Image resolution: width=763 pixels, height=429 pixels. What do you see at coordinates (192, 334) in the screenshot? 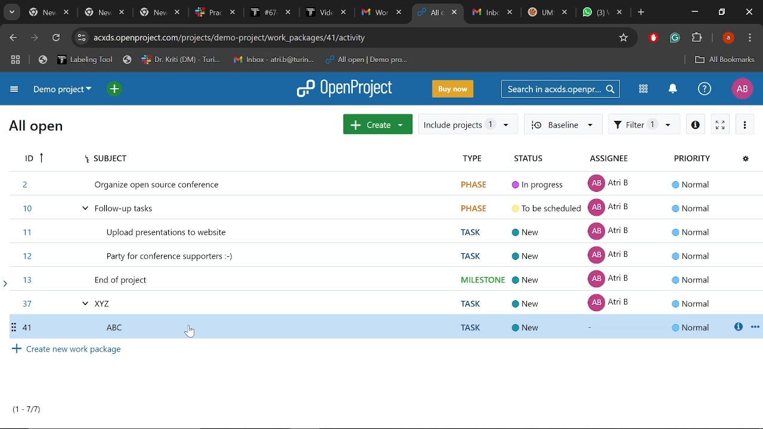
I see `cursor` at bounding box center [192, 334].